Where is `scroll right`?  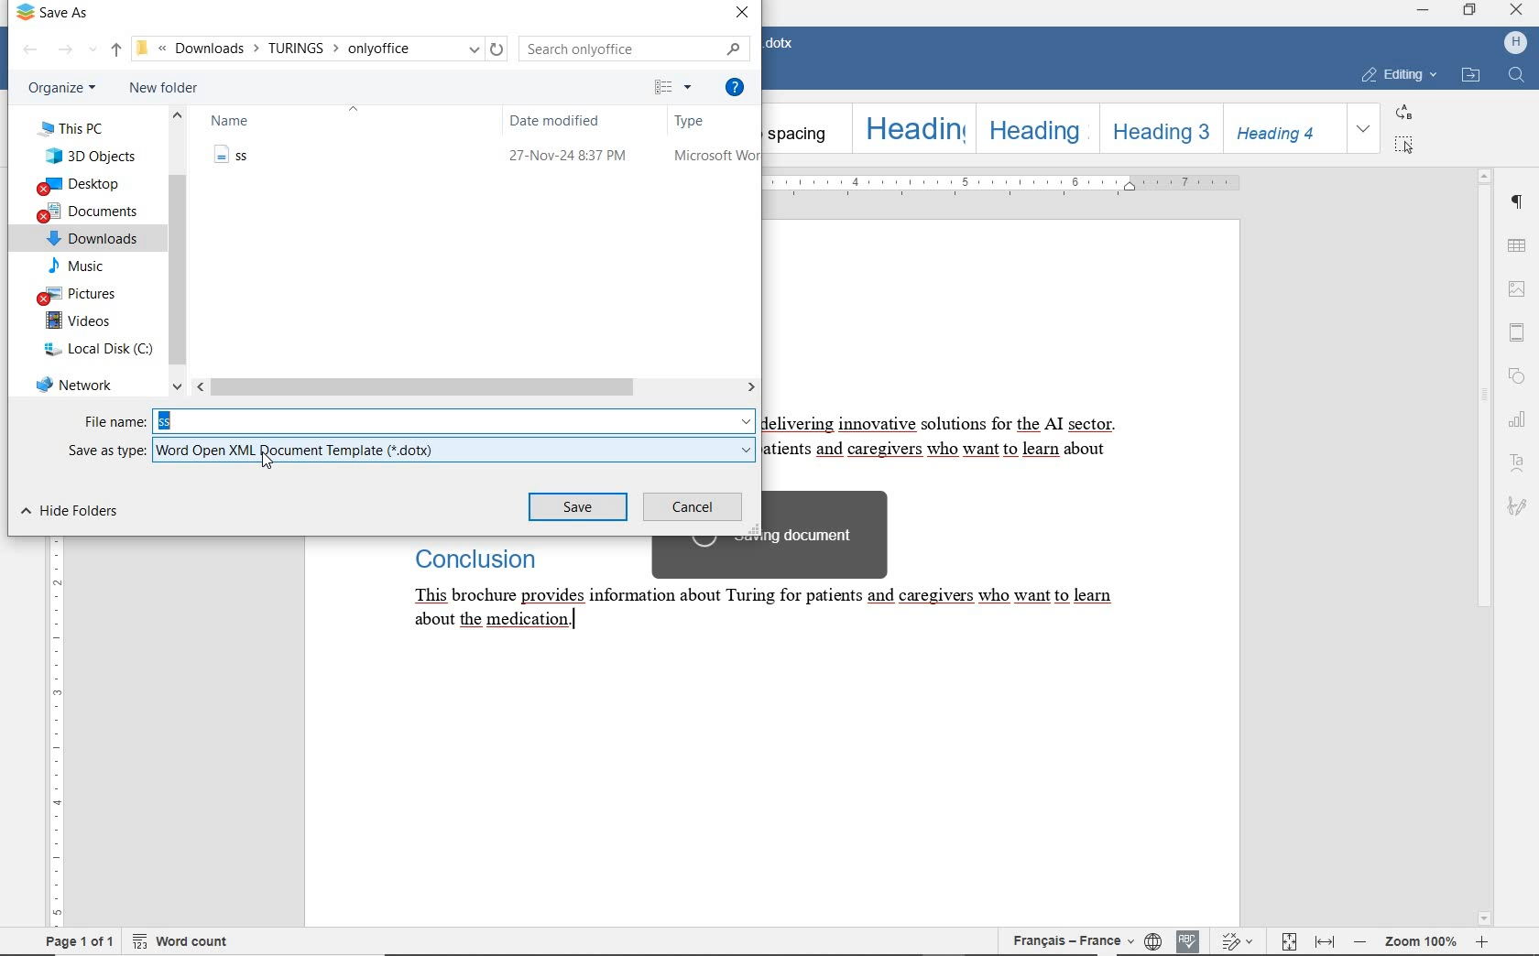
scroll right is located at coordinates (751, 386).